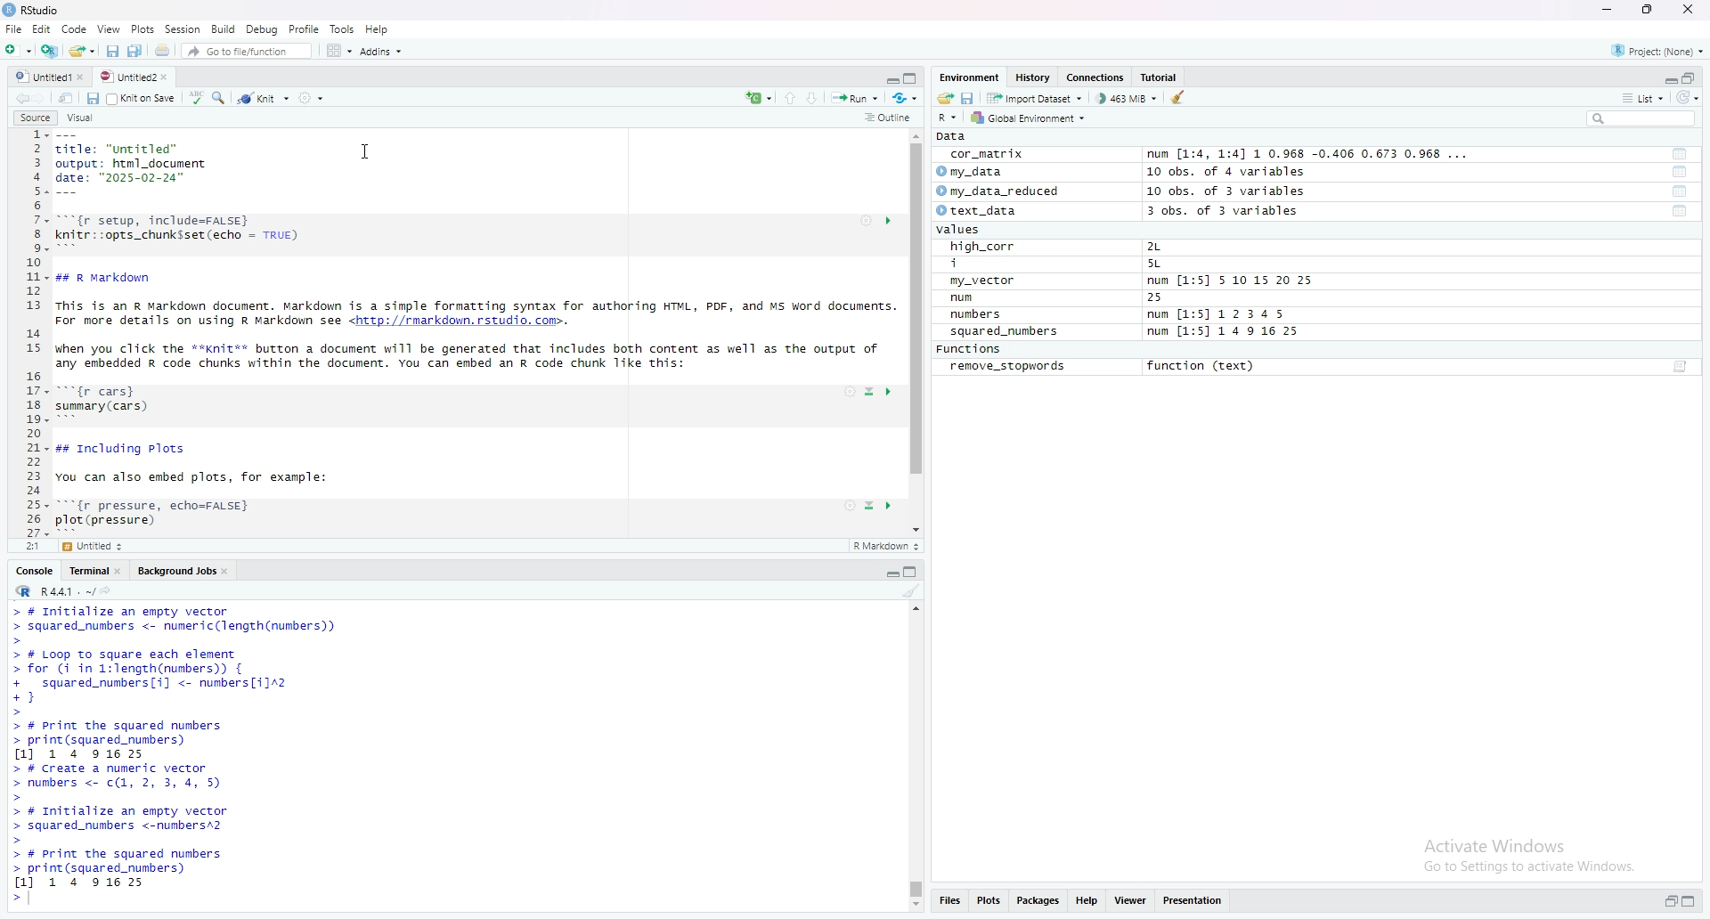  I want to click on Debug, so click(262, 30).